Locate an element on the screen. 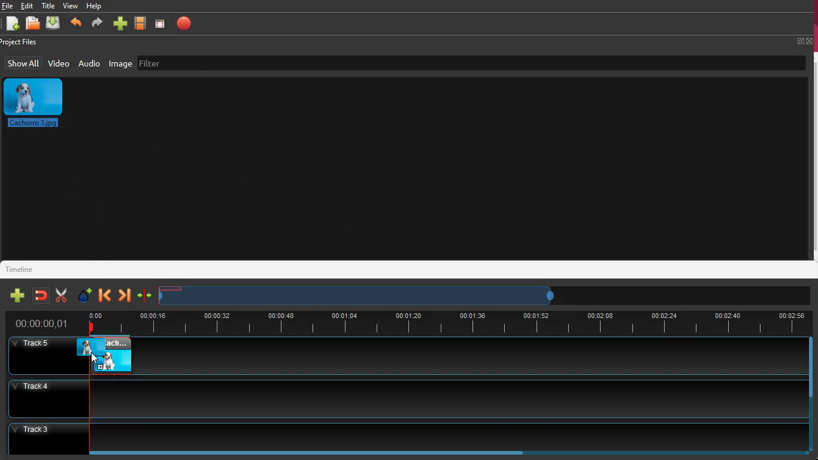 This screenshot has width=818, height=460. stop is located at coordinates (187, 23).